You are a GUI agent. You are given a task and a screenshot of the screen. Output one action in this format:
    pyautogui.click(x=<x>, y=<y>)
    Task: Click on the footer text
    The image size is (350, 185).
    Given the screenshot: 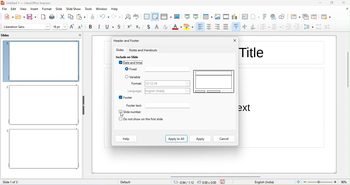 What is the action you would take?
    pyautogui.click(x=167, y=105)
    